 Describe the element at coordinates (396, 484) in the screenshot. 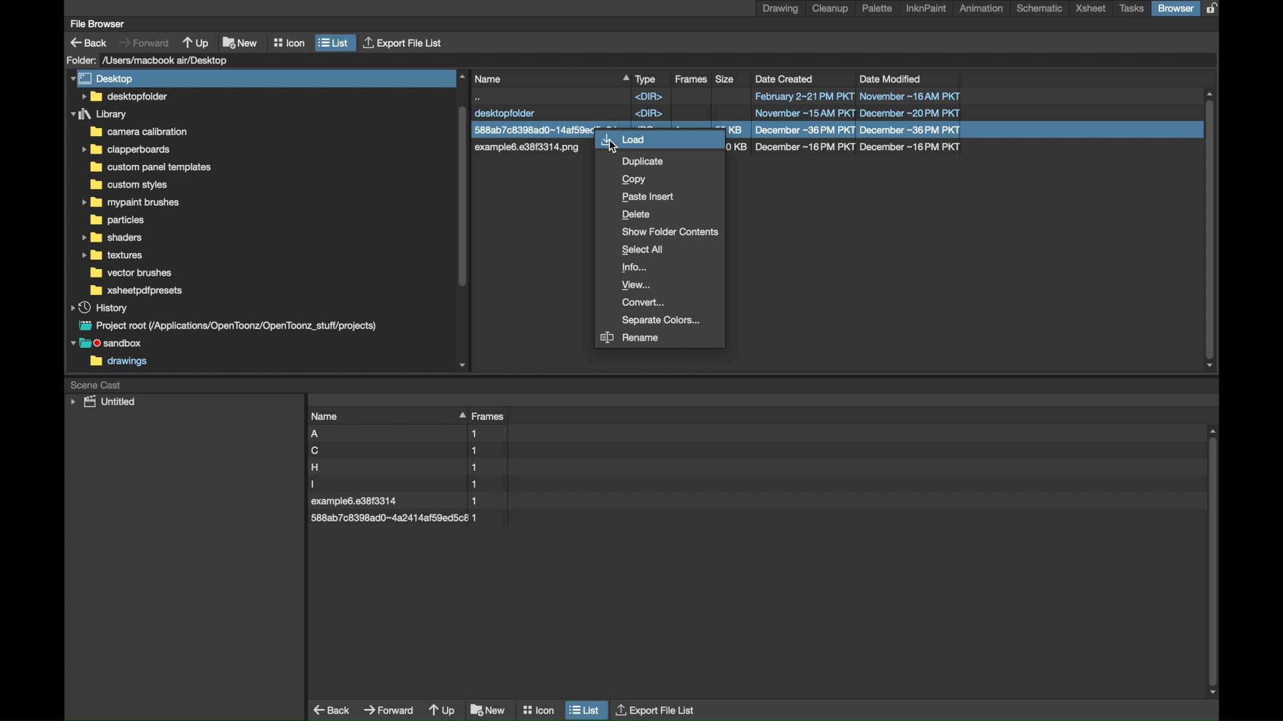

I see `file` at that location.